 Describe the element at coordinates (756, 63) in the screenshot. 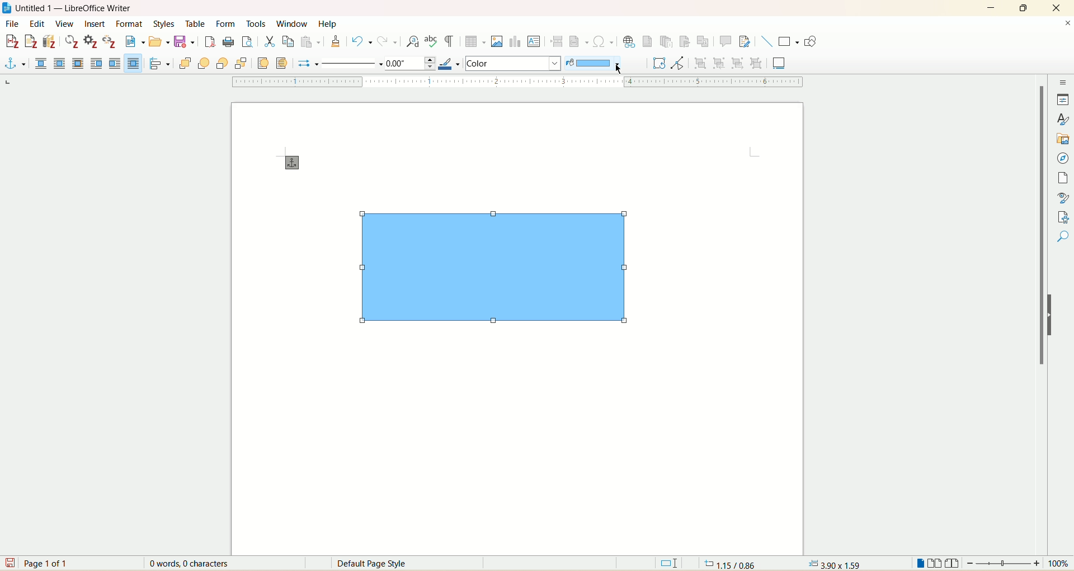

I see `ungroup` at that location.